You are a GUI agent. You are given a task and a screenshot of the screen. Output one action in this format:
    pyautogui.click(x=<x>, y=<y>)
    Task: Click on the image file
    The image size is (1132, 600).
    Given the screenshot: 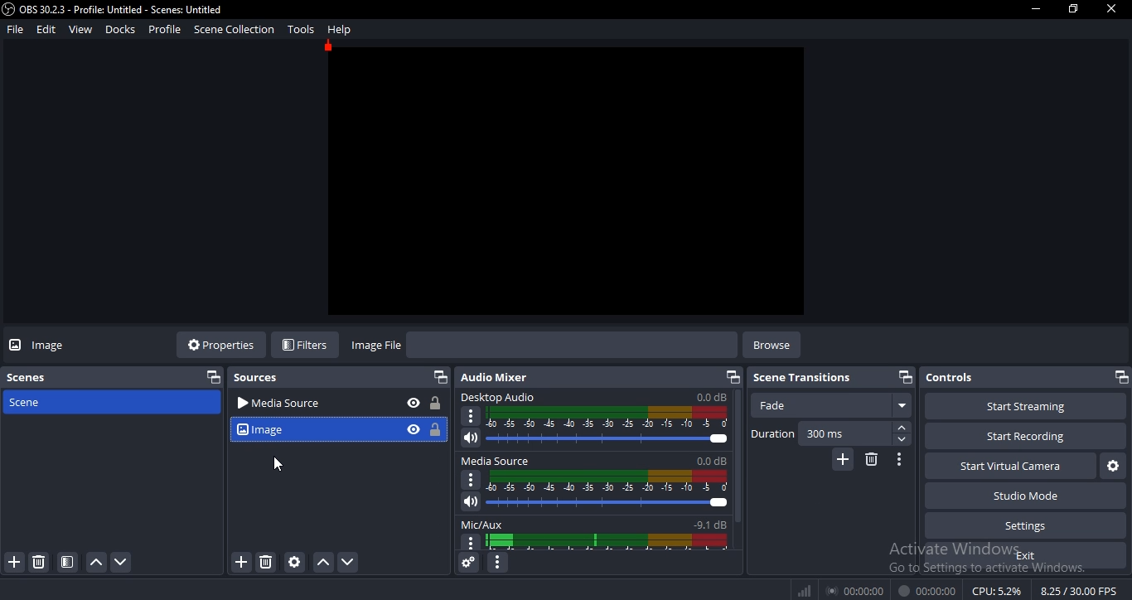 What is the action you would take?
    pyautogui.click(x=375, y=346)
    